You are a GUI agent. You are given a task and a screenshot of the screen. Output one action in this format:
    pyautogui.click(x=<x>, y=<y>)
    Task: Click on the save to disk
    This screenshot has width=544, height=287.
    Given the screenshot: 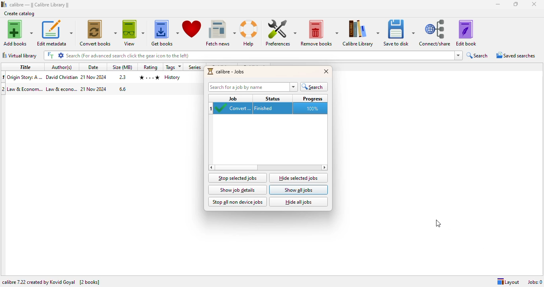 What is the action you would take?
    pyautogui.click(x=400, y=33)
    